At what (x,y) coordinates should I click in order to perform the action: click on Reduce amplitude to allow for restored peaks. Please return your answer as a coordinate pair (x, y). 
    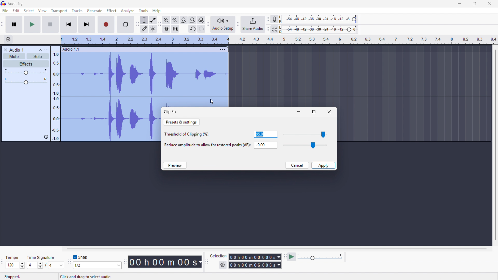
    Looking at the image, I should click on (265, 145).